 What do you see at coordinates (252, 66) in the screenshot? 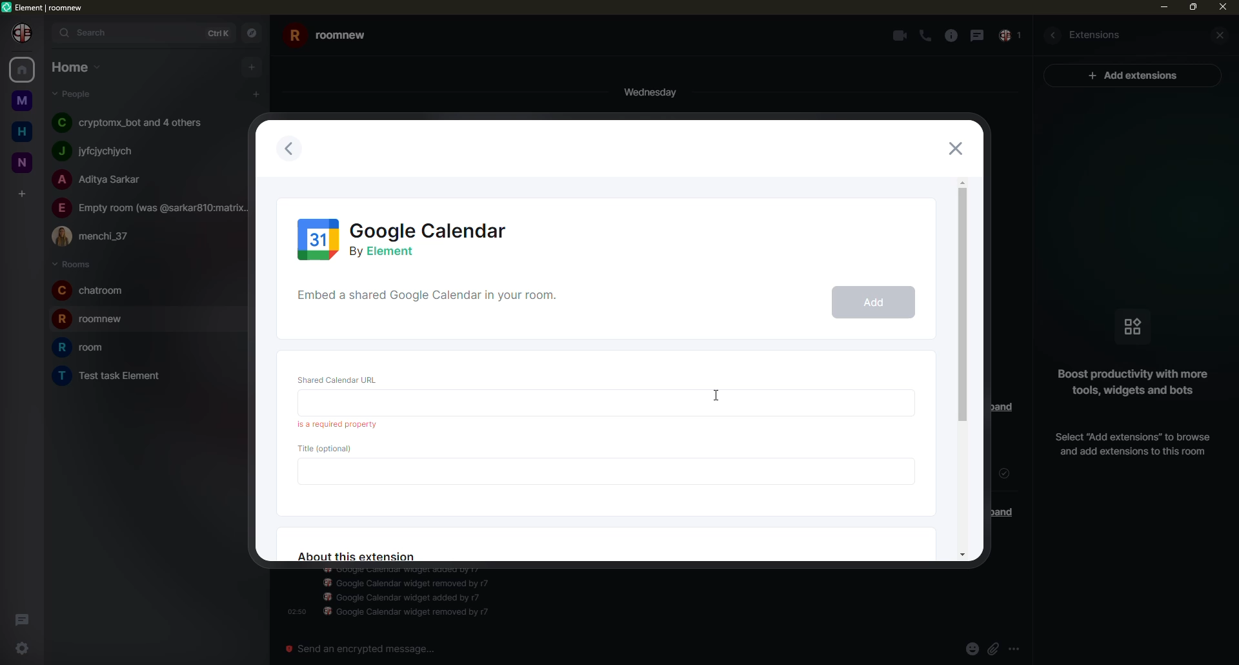
I see `add` at bounding box center [252, 66].